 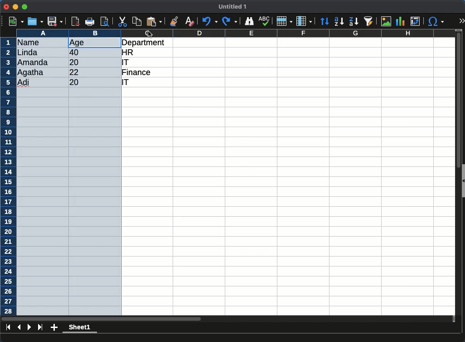 What do you see at coordinates (154, 21) in the screenshot?
I see `paste` at bounding box center [154, 21].